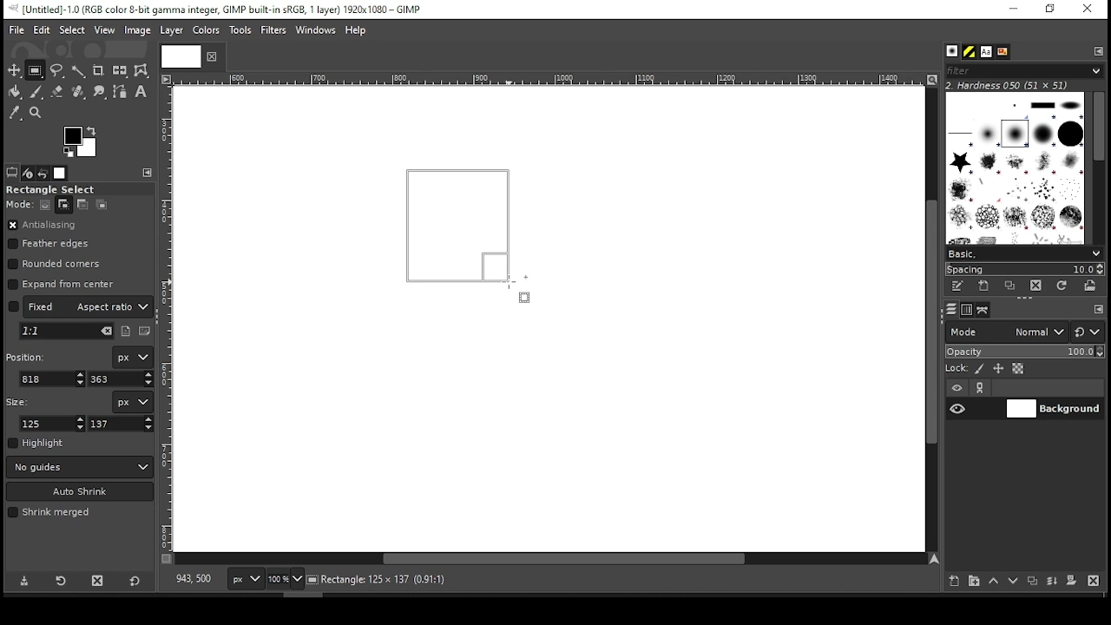 Image resolution: width=1111 pixels, height=625 pixels. What do you see at coordinates (53, 378) in the screenshot?
I see `x` at bounding box center [53, 378].